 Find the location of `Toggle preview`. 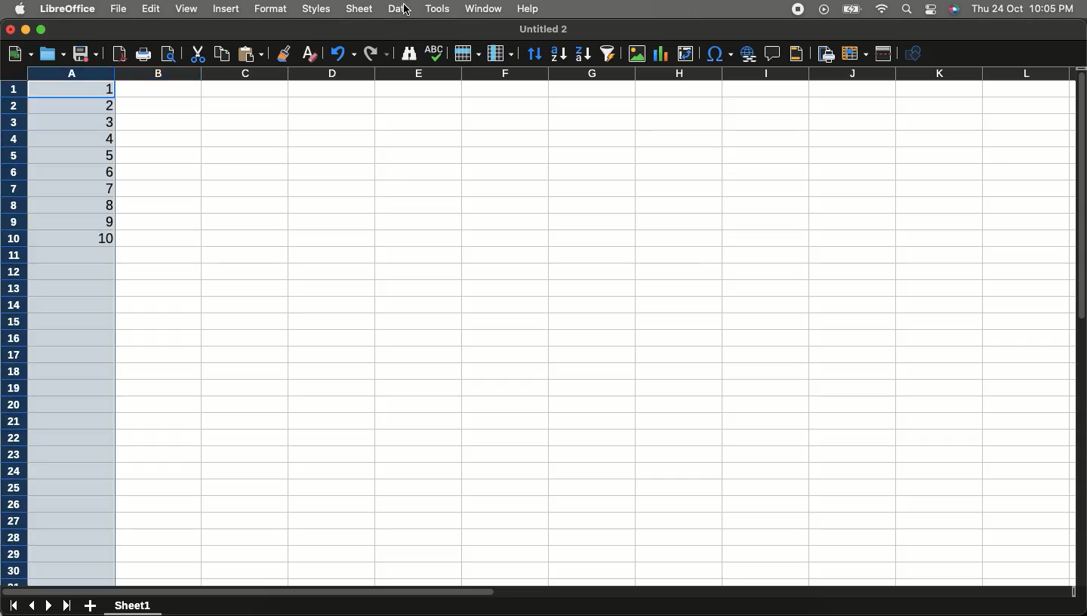

Toggle preview is located at coordinates (168, 54).